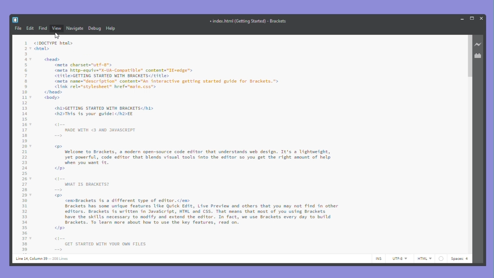 The height and width of the screenshot is (278, 494). Describe the element at coordinates (105, 111) in the screenshot. I see `<h1>GETTING STARTED WITH BRACKETS</h1>
<h2>This is your guide! </h2>EE` at that location.